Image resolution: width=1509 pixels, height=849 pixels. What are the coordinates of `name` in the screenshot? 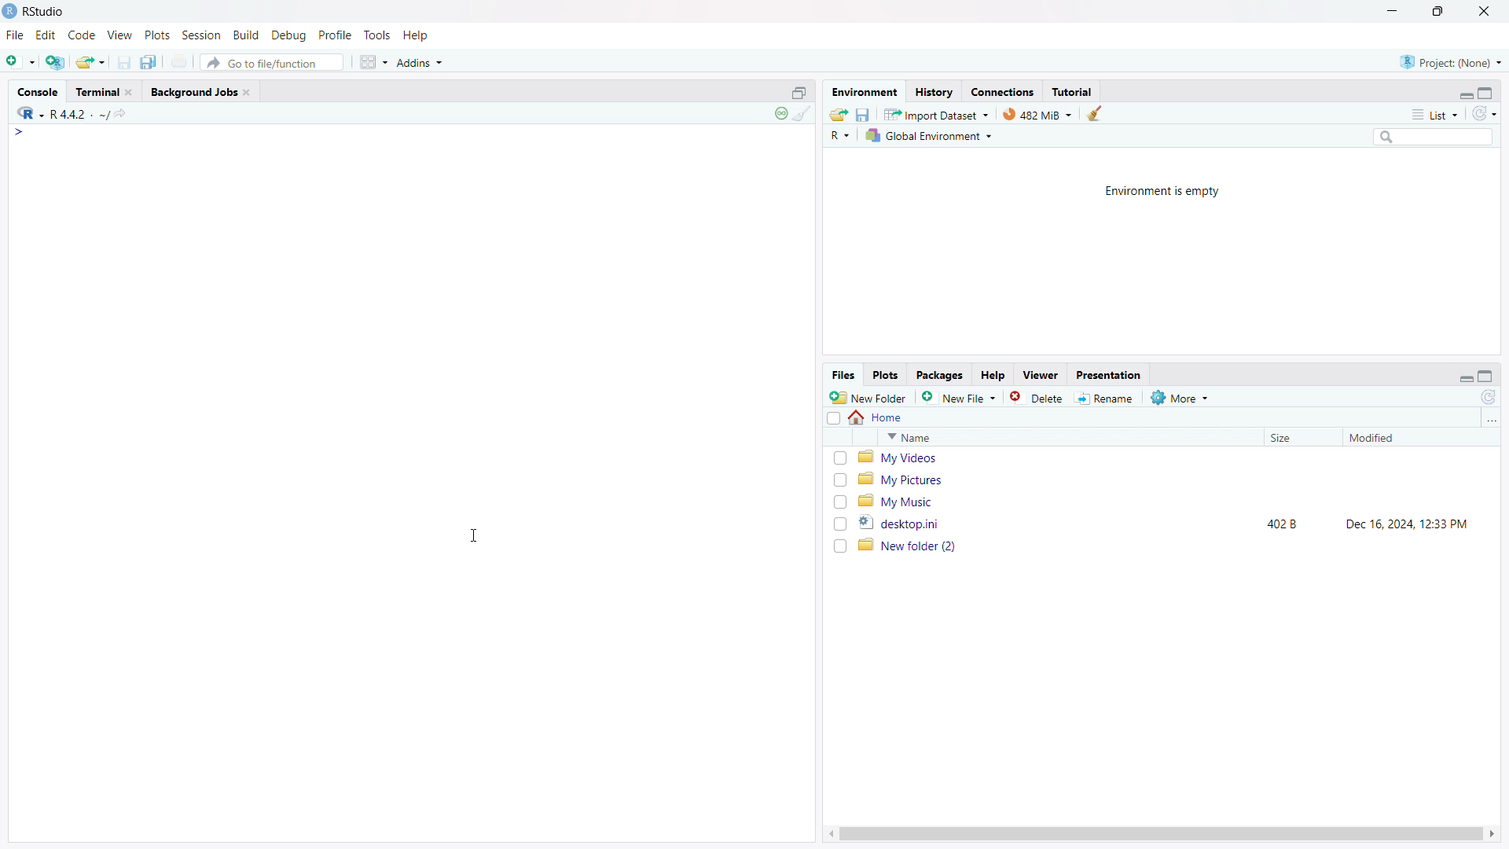 It's located at (1067, 437).